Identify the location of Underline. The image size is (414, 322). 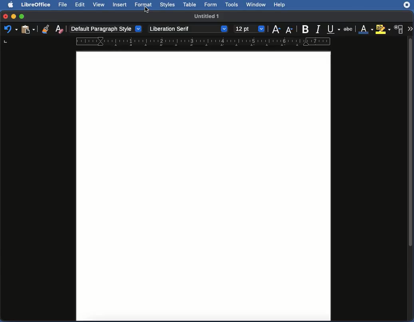
(332, 29).